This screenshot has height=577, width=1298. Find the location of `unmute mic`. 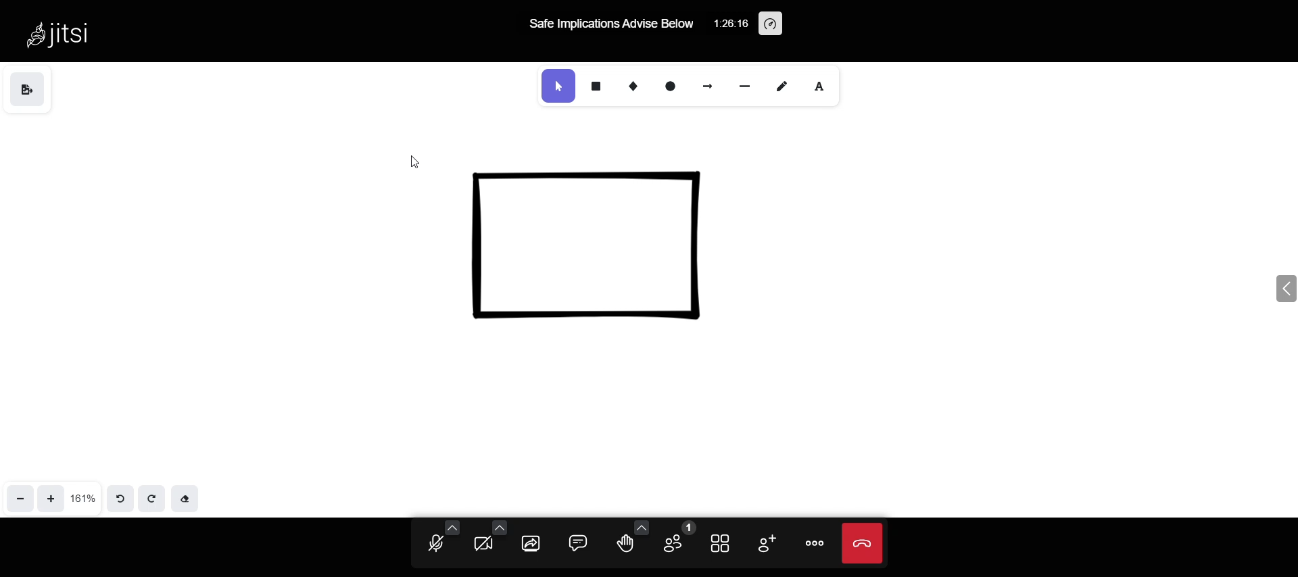

unmute mic is located at coordinates (433, 547).